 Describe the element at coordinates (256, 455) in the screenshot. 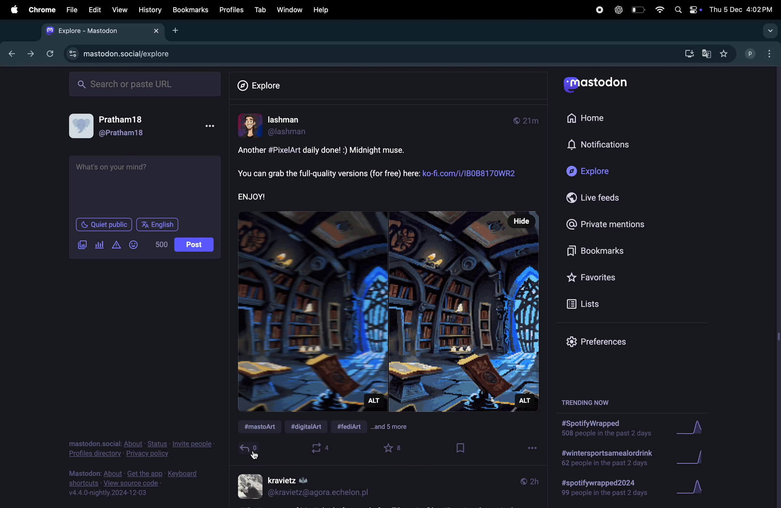

I see `Cursor` at that location.